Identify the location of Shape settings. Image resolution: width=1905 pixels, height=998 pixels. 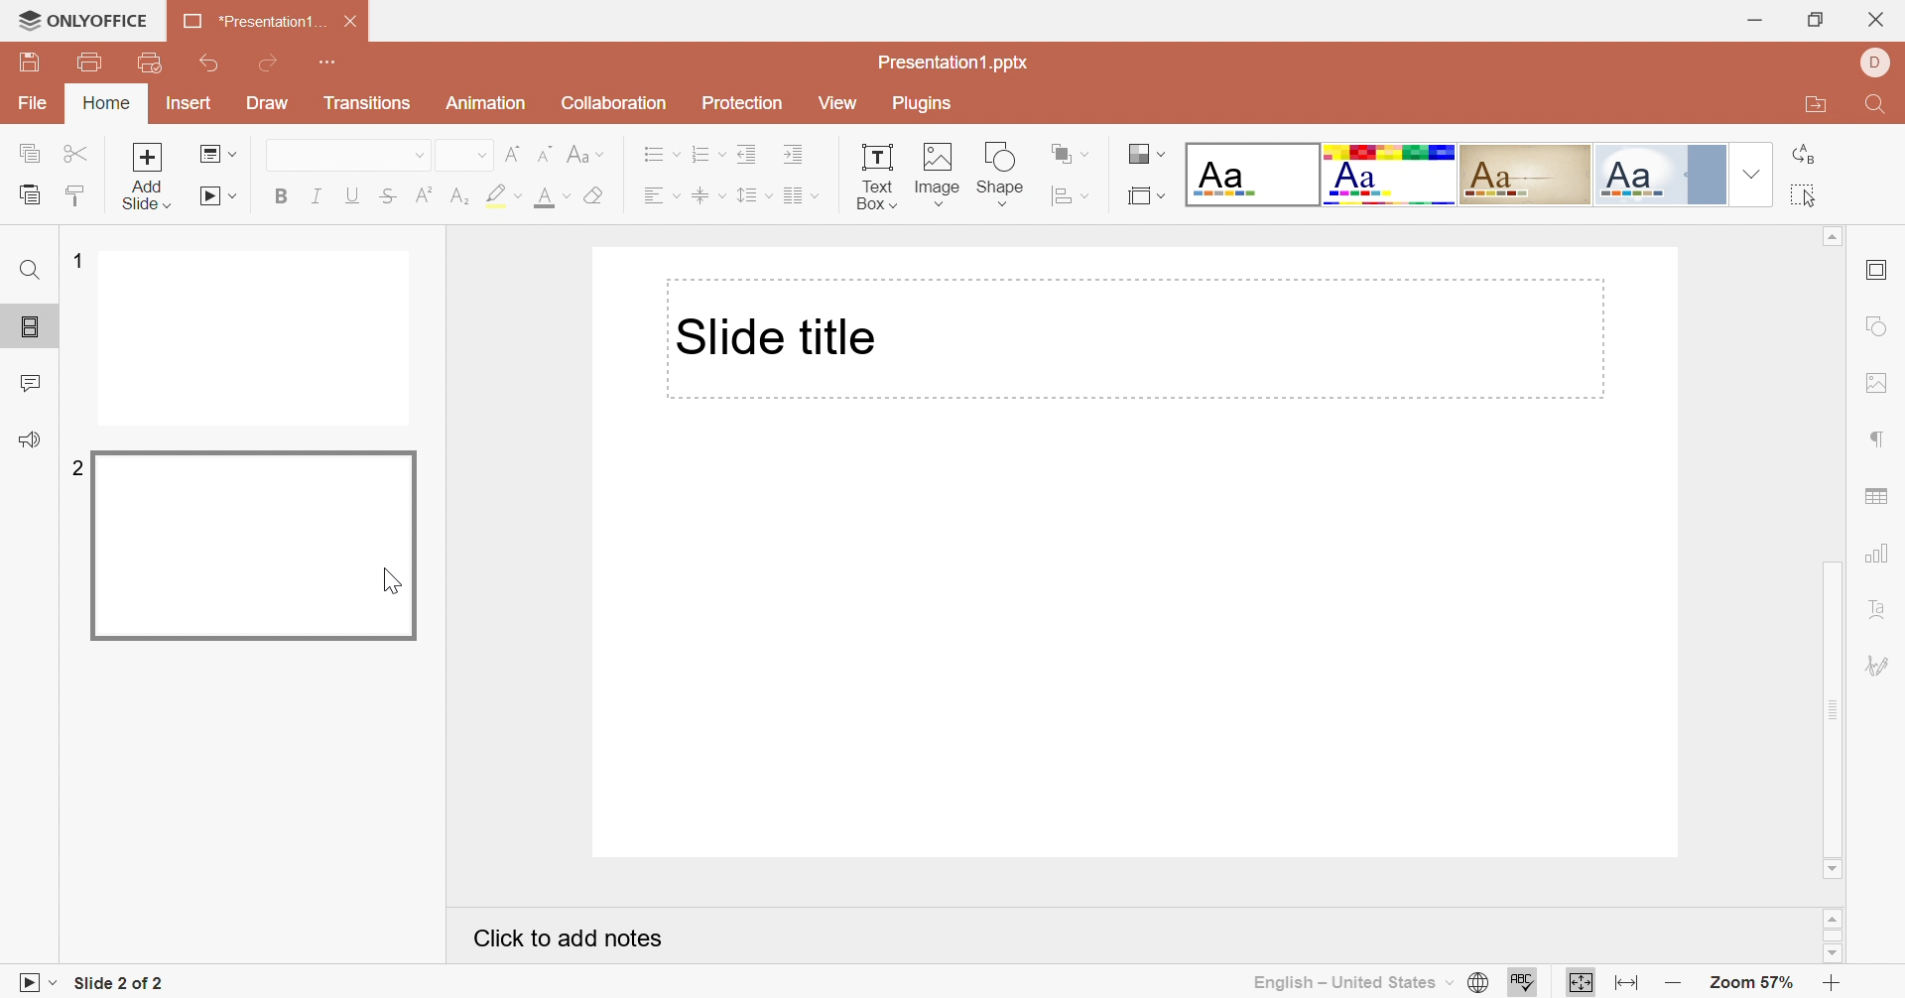
(1874, 325).